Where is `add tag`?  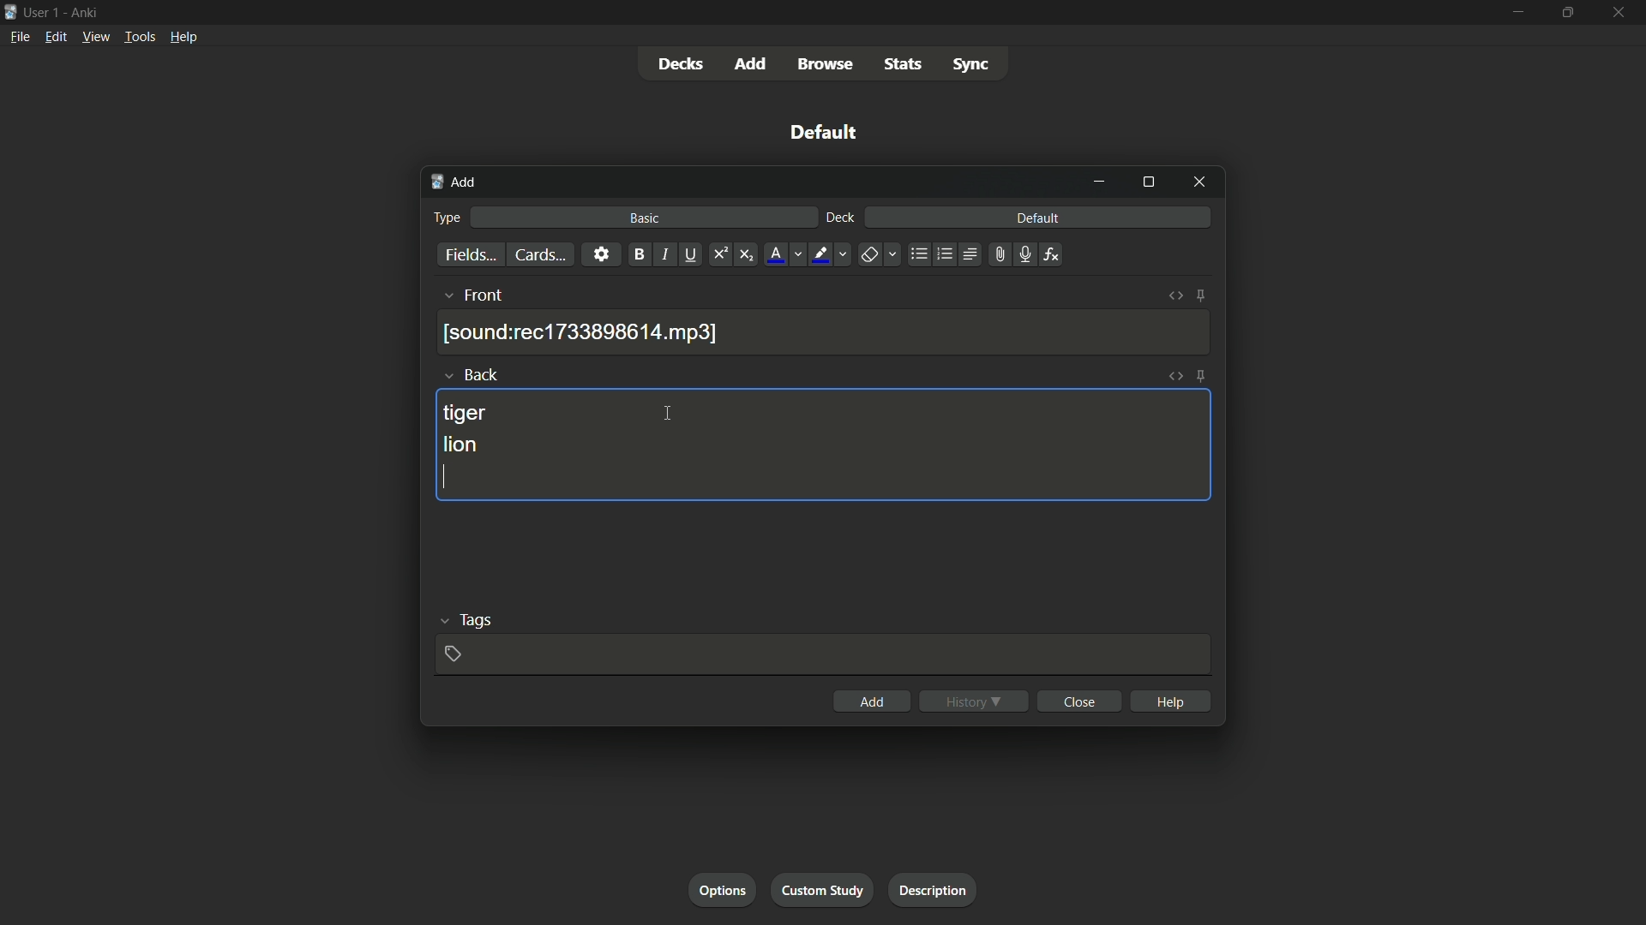
add tag is located at coordinates (454, 653).